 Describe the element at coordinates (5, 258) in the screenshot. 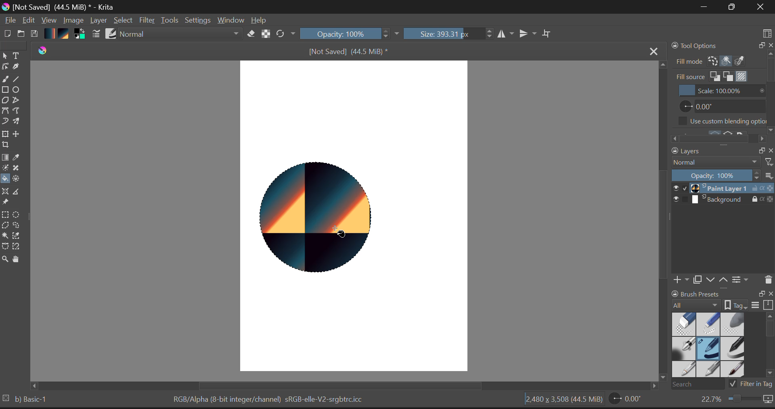

I see `Zoom` at that location.